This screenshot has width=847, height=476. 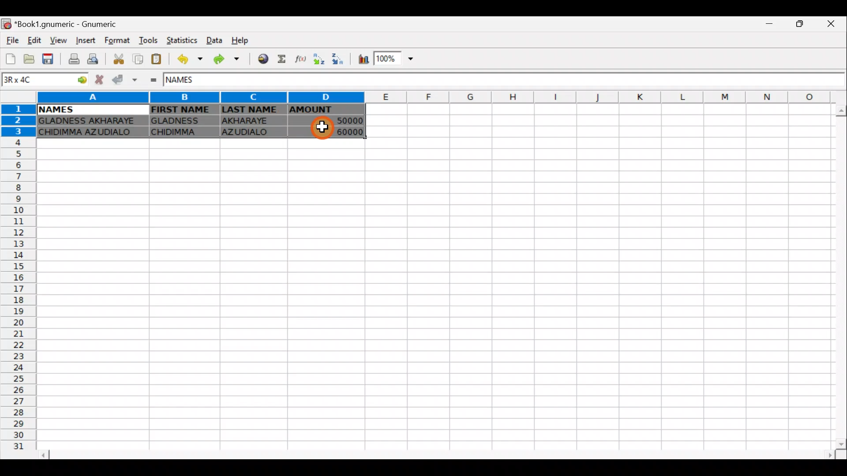 I want to click on Open a file, so click(x=30, y=59).